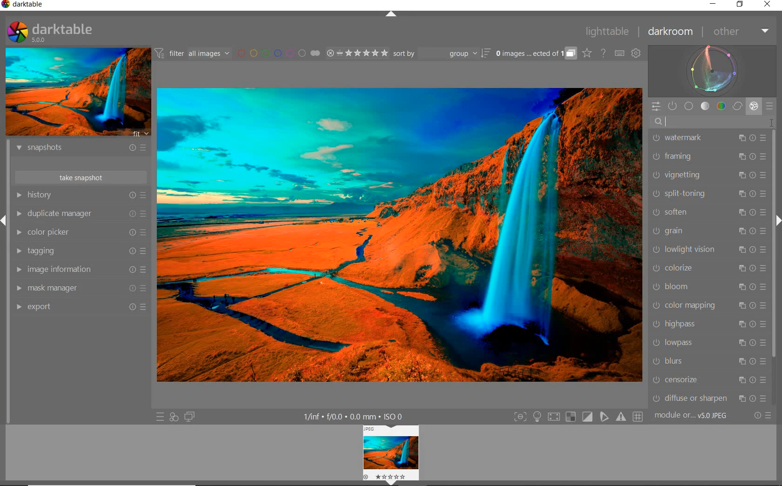 The image size is (782, 486). I want to click on grain, so click(708, 232).